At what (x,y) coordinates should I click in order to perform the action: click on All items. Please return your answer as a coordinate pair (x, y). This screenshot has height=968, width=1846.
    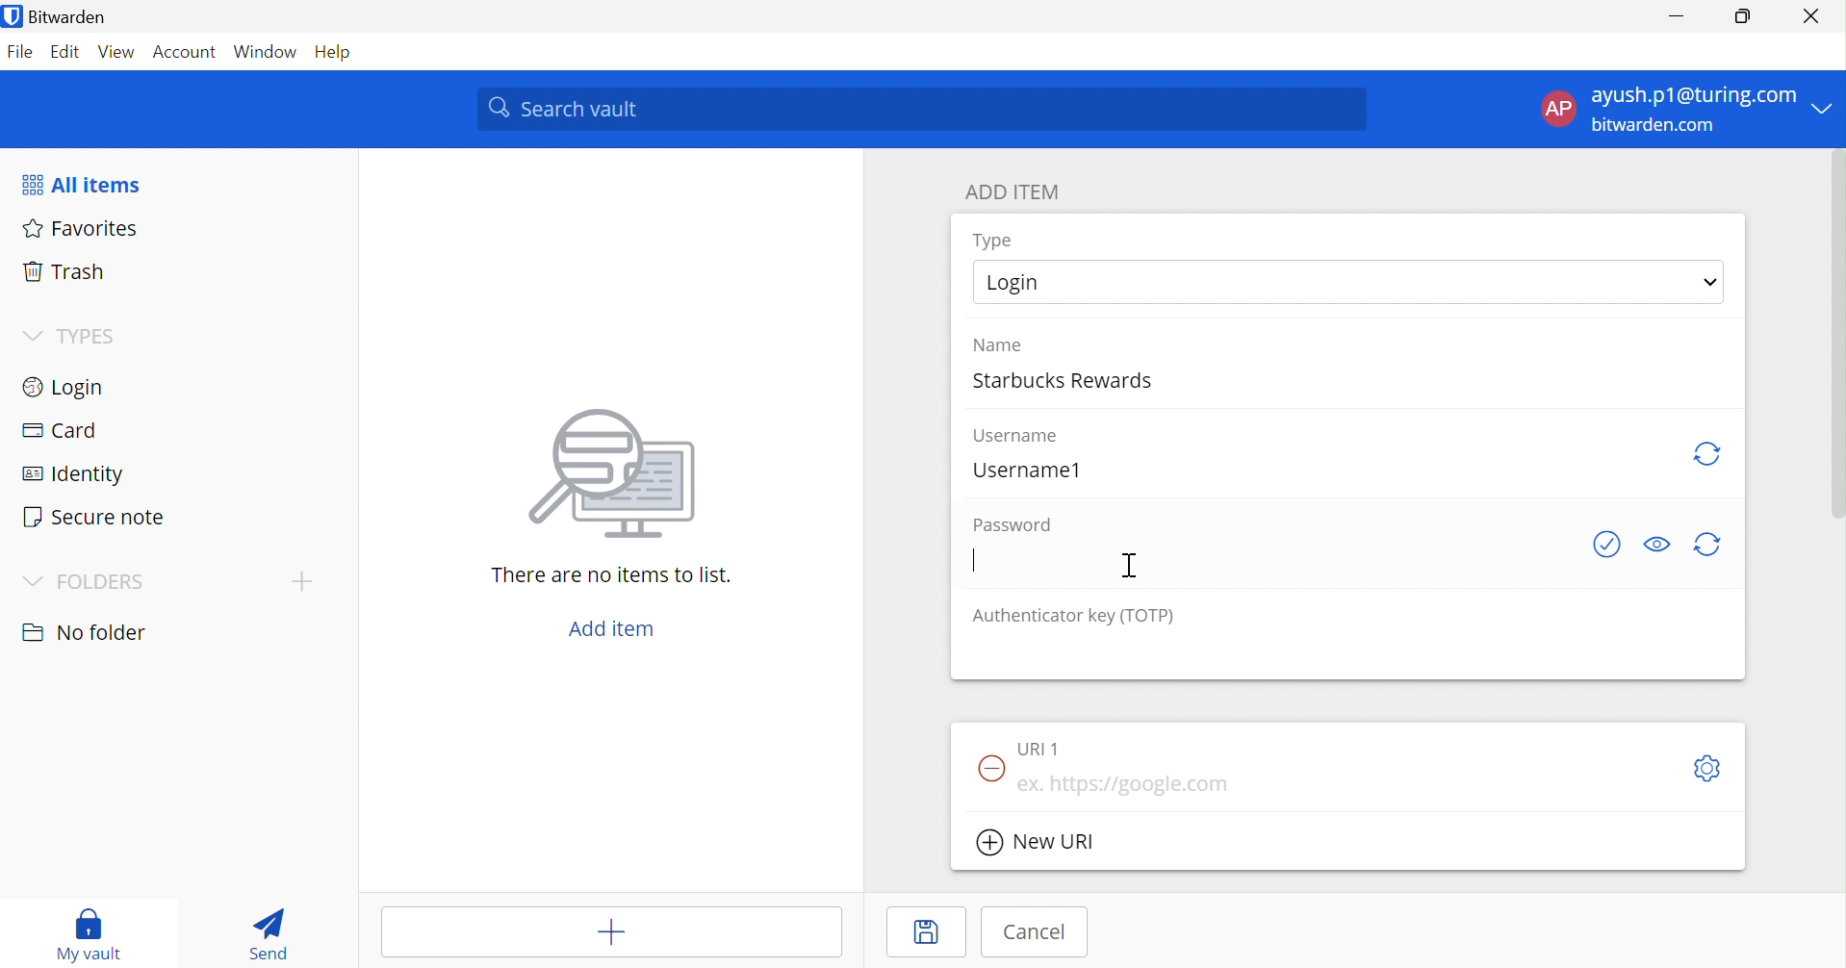
    Looking at the image, I should click on (79, 186).